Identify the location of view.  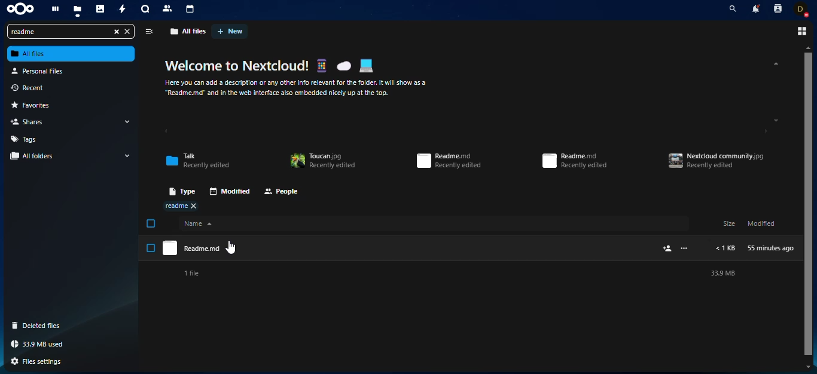
(148, 32).